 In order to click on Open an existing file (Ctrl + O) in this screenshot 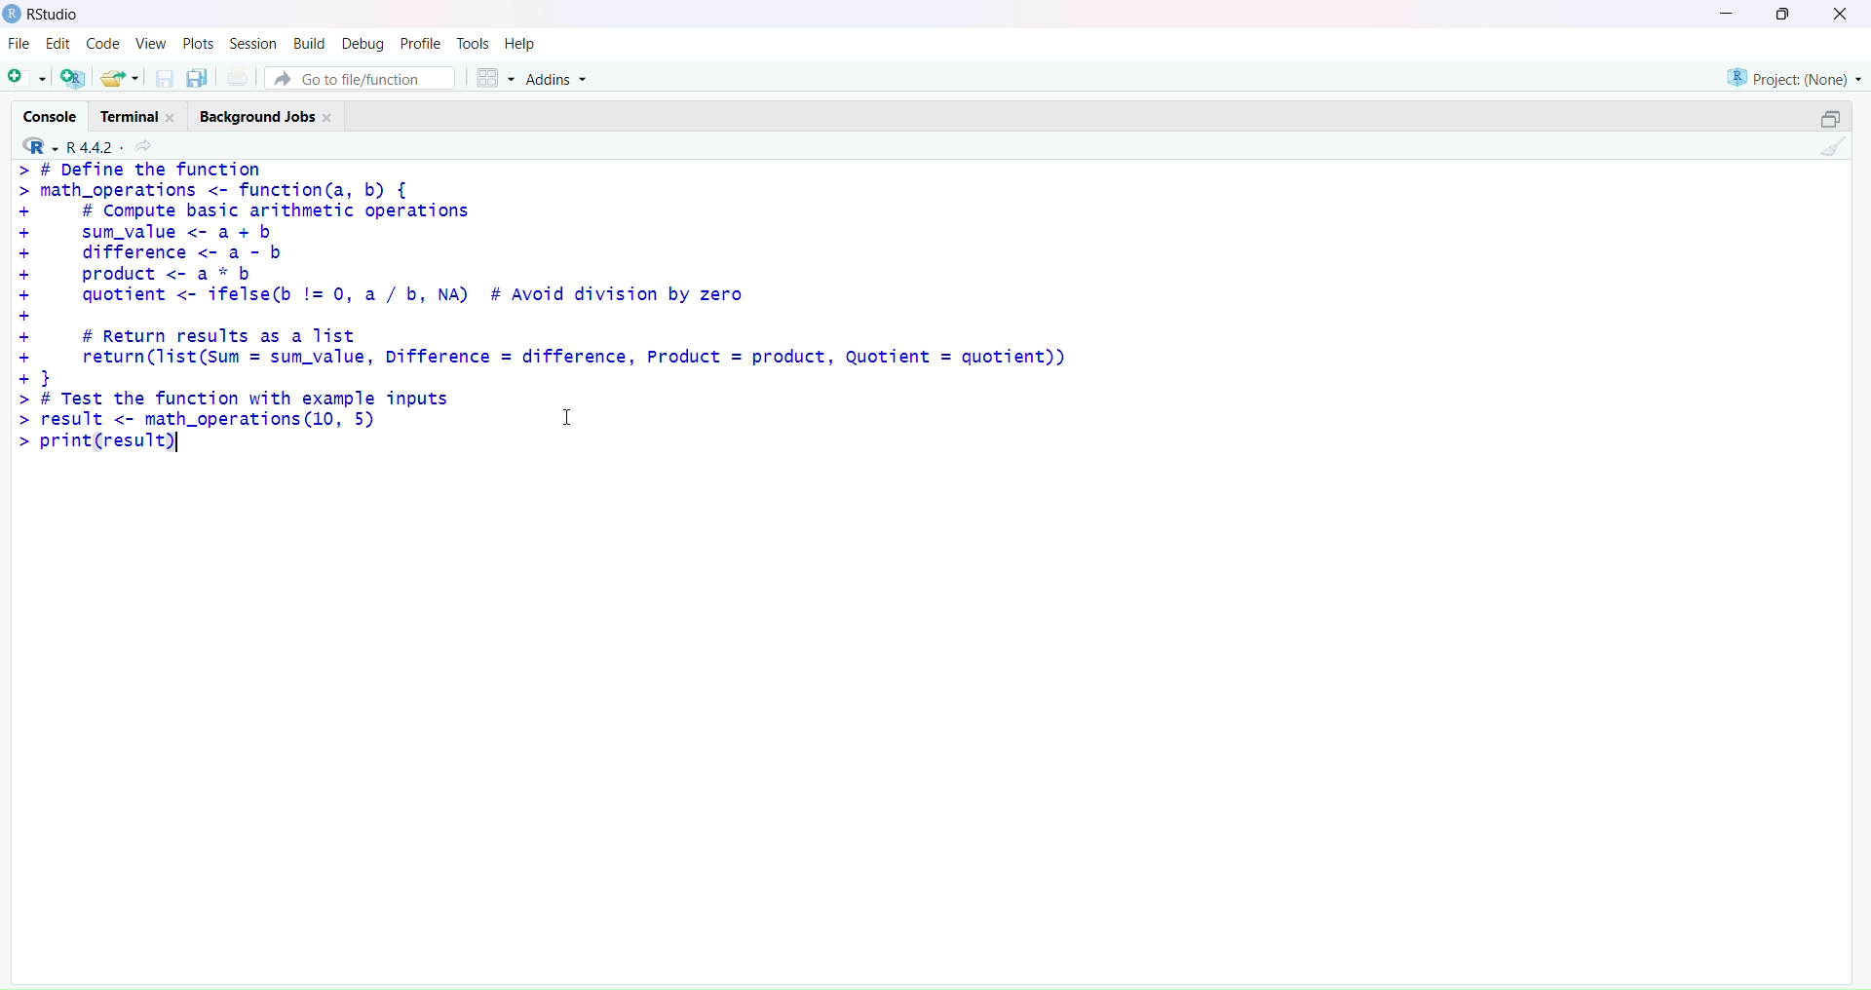, I will do `click(119, 78)`.